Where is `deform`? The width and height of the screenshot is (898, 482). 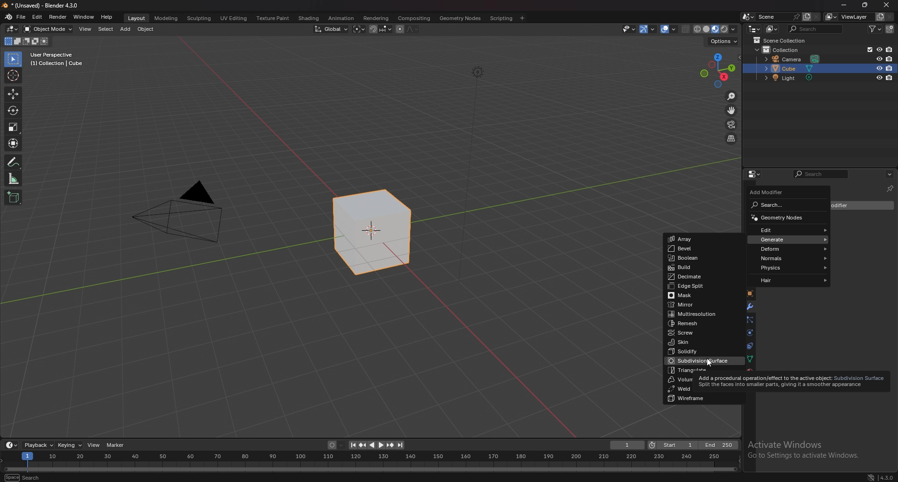
deform is located at coordinates (789, 249).